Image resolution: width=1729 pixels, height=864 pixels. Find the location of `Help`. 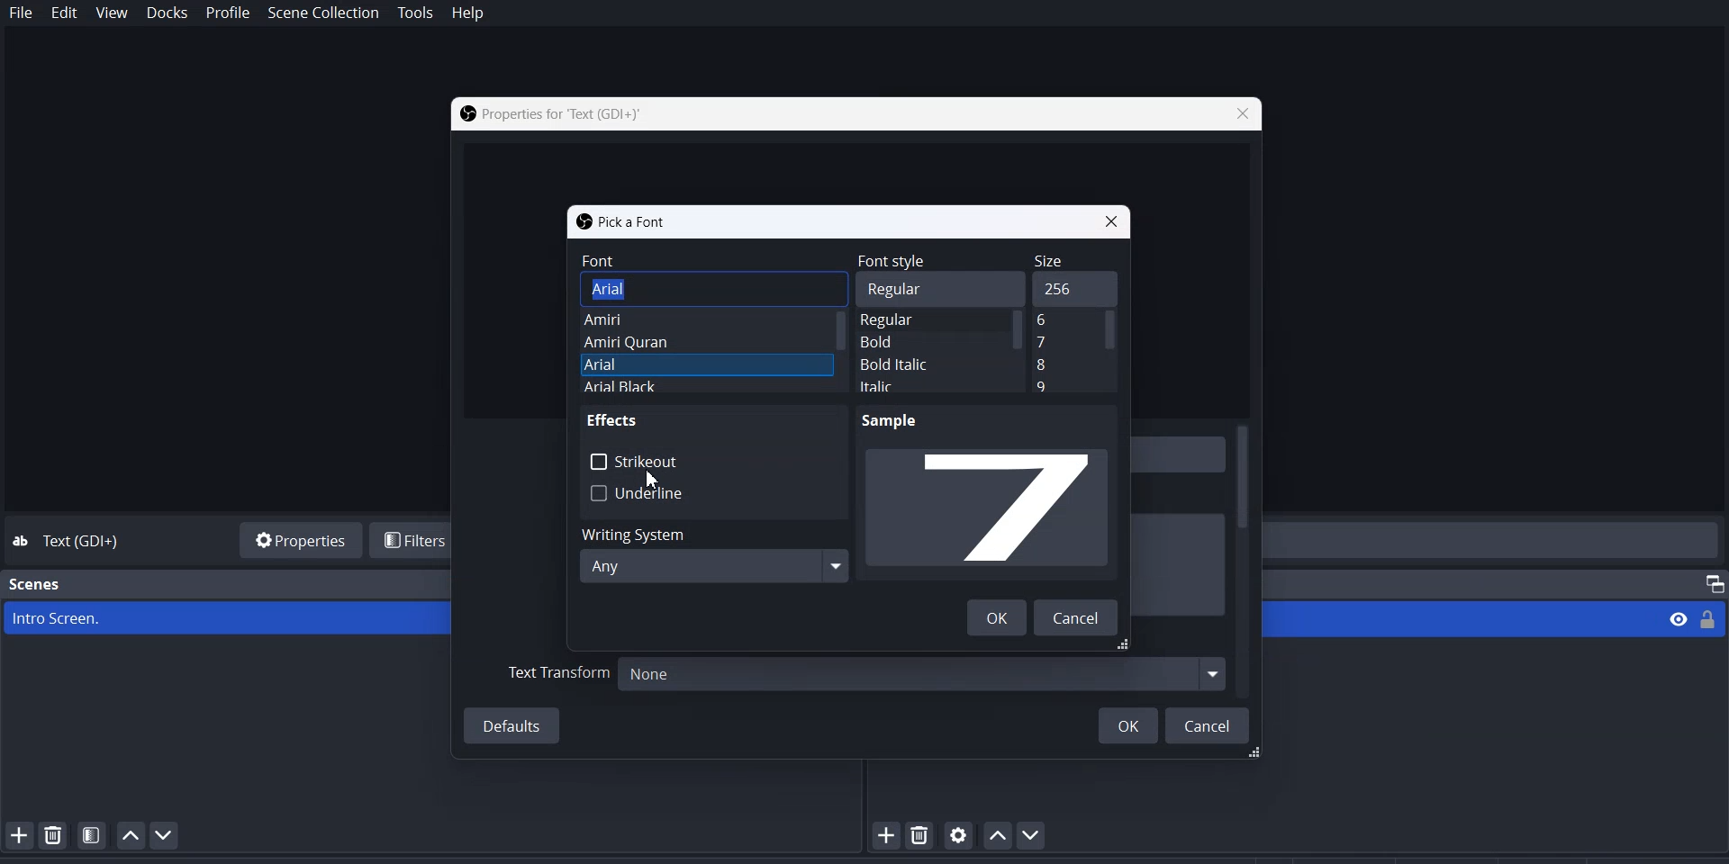

Help is located at coordinates (467, 14).